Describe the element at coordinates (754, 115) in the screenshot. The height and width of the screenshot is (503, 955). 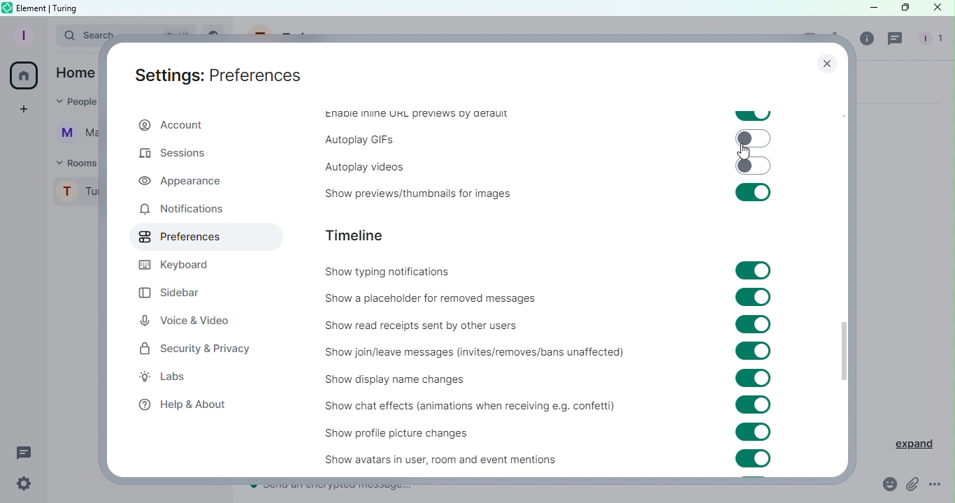
I see `Toggle` at that location.